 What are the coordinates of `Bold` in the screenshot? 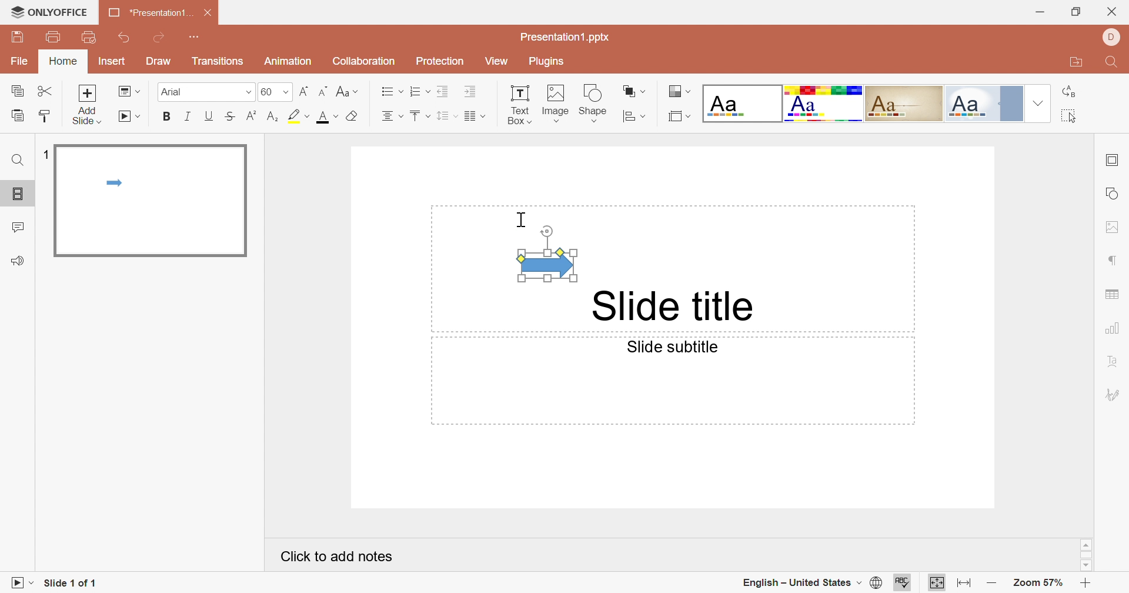 It's located at (165, 115).